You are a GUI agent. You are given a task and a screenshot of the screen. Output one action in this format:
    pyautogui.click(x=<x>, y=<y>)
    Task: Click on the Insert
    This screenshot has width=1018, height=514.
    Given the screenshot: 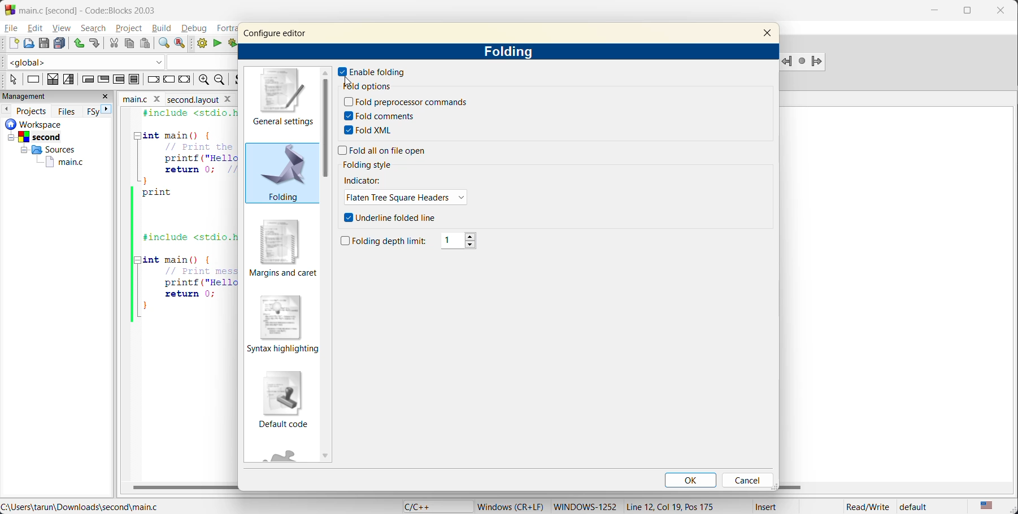 What is the action you would take?
    pyautogui.click(x=773, y=505)
    